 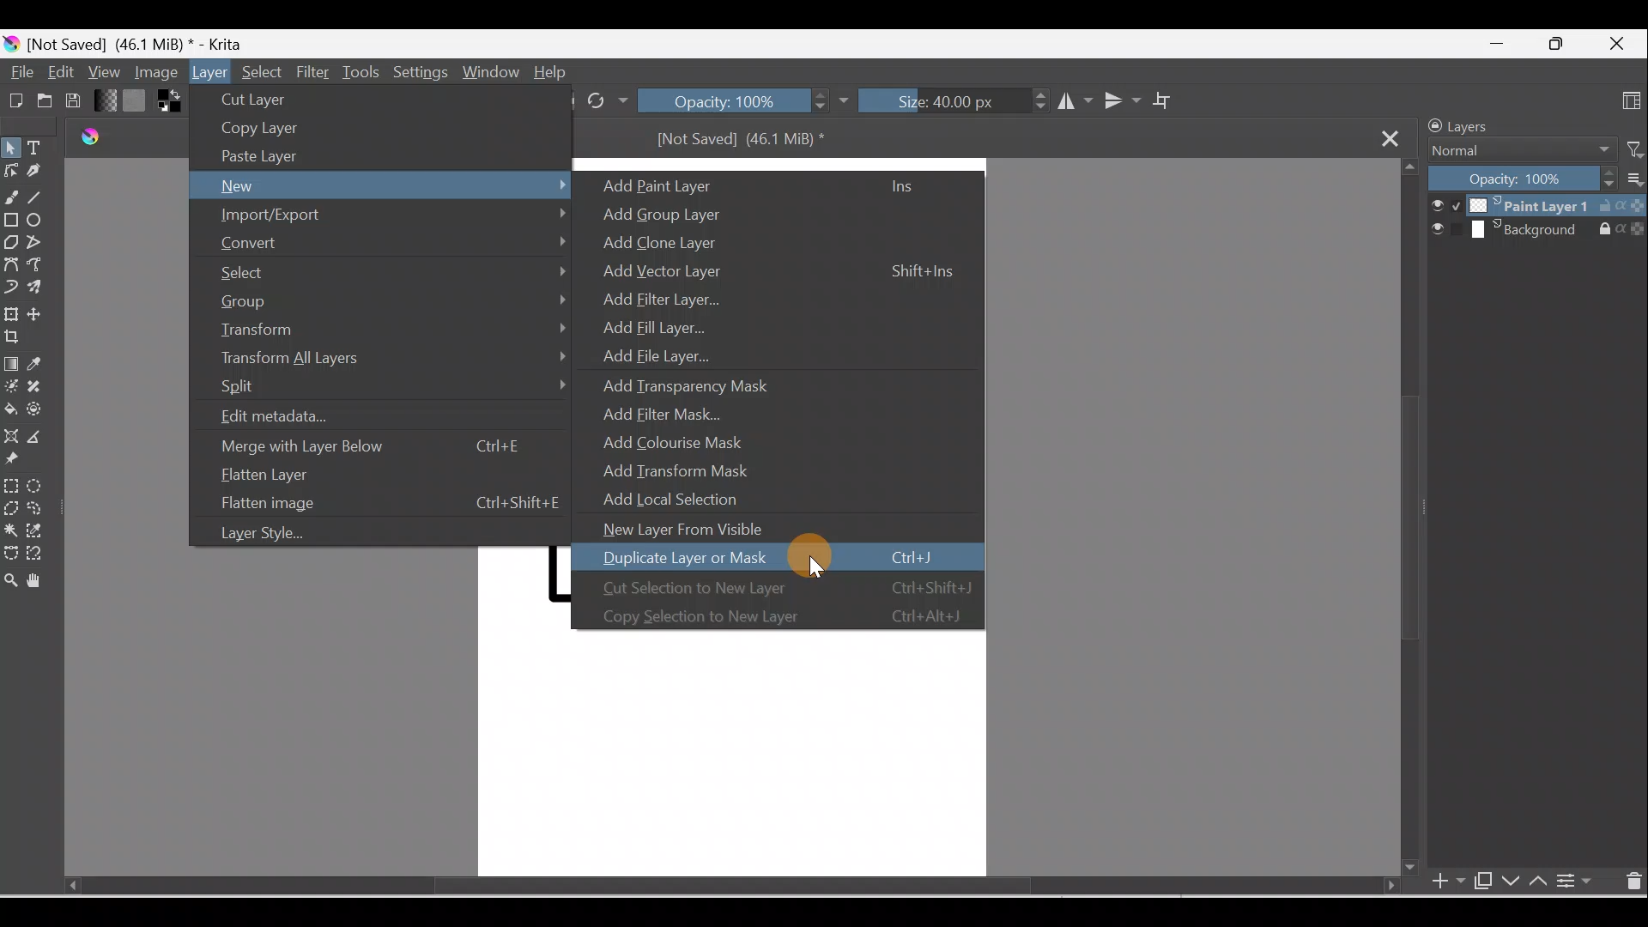 What do you see at coordinates (1432, 126) in the screenshot?
I see `lock/unlock docker` at bounding box center [1432, 126].